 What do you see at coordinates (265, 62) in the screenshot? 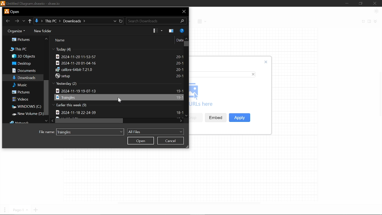
I see `Close` at bounding box center [265, 62].